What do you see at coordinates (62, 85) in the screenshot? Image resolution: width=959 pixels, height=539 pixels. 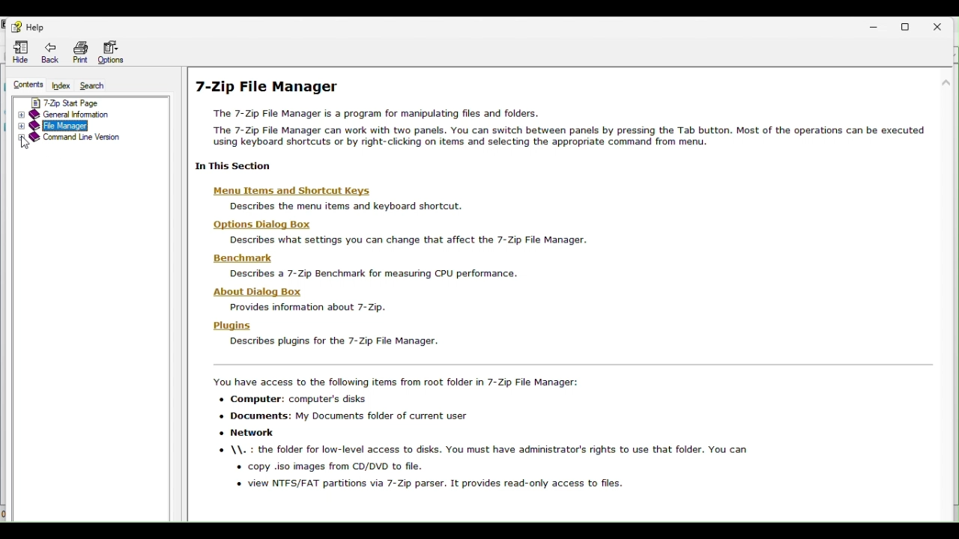 I see `Index ` at bounding box center [62, 85].